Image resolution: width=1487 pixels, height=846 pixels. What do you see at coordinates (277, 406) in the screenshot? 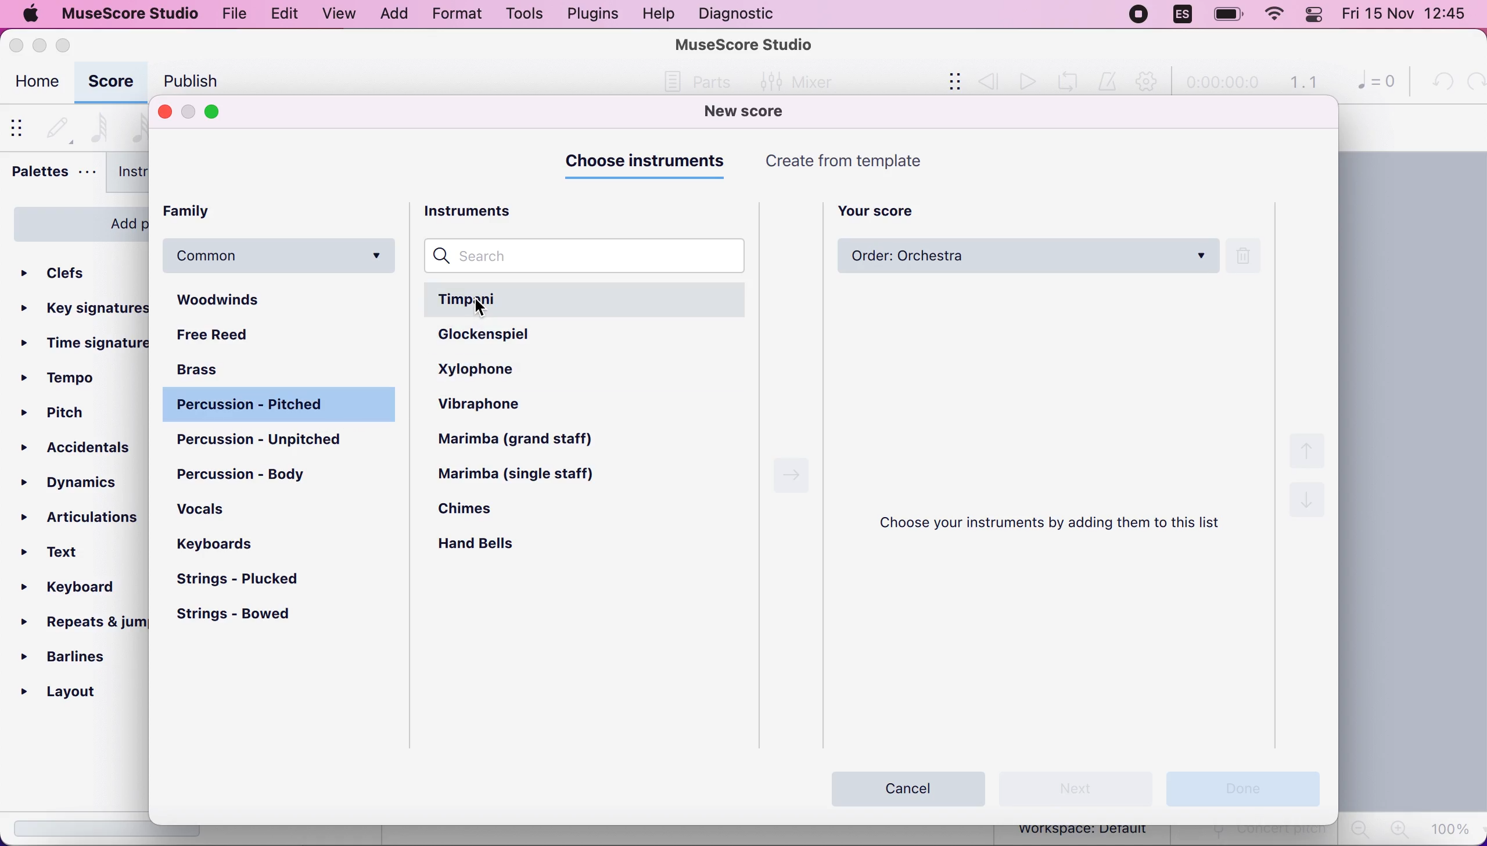
I see `percussion - pitched` at bounding box center [277, 406].